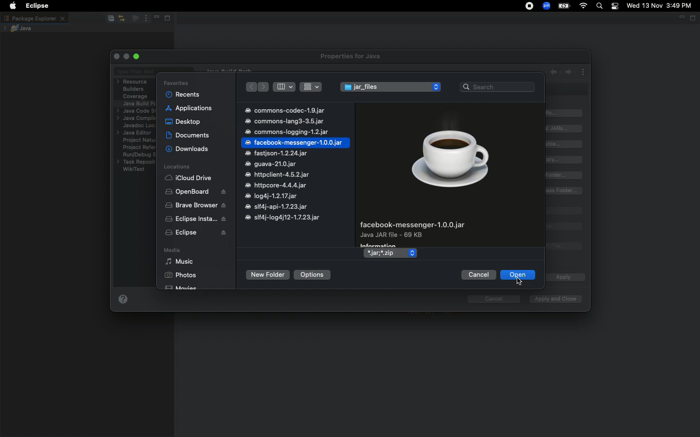 The width and height of the screenshot is (700, 437). What do you see at coordinates (156, 18) in the screenshot?
I see `Minimize` at bounding box center [156, 18].